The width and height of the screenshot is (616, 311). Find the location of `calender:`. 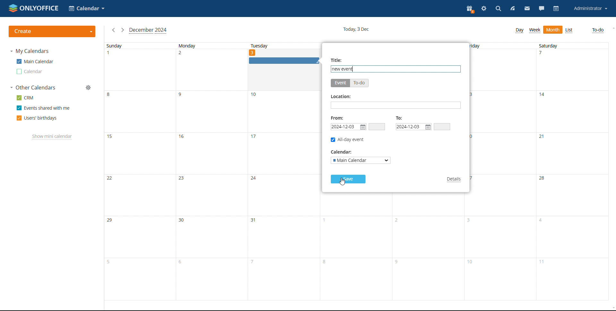

calender: is located at coordinates (344, 153).